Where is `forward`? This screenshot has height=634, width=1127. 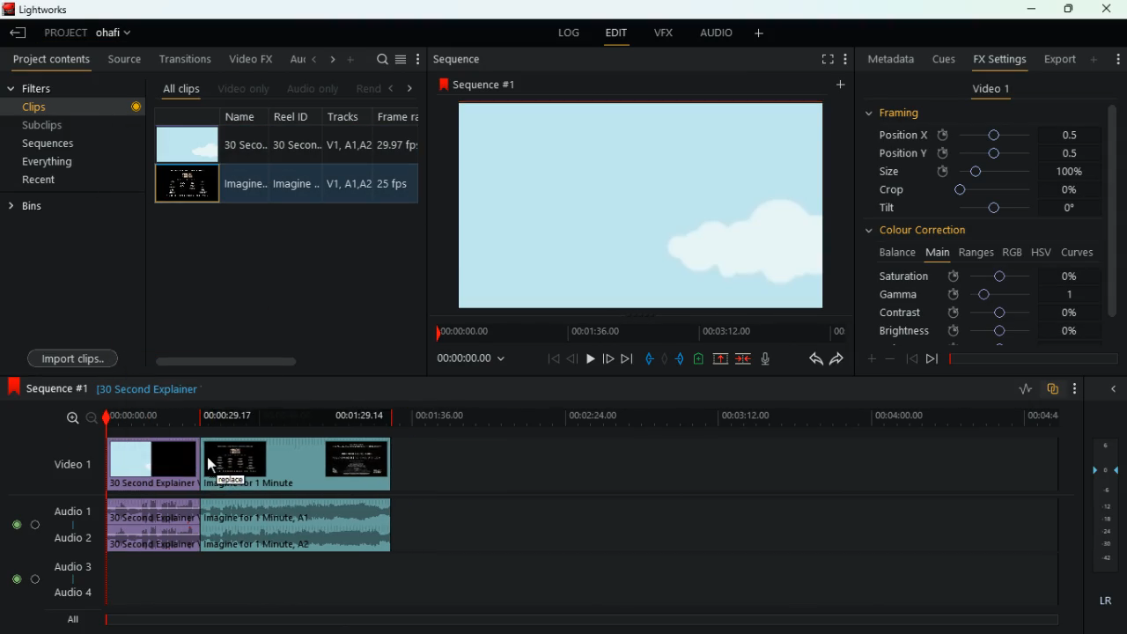 forward is located at coordinates (836, 360).